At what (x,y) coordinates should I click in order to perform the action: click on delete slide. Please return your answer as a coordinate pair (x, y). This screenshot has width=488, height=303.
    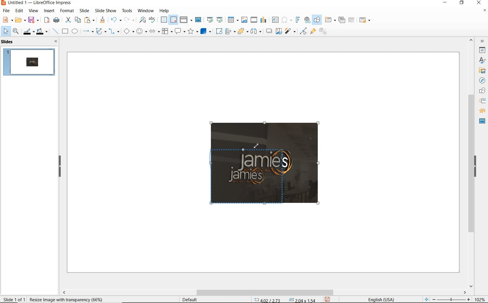
    Looking at the image, I should click on (351, 20).